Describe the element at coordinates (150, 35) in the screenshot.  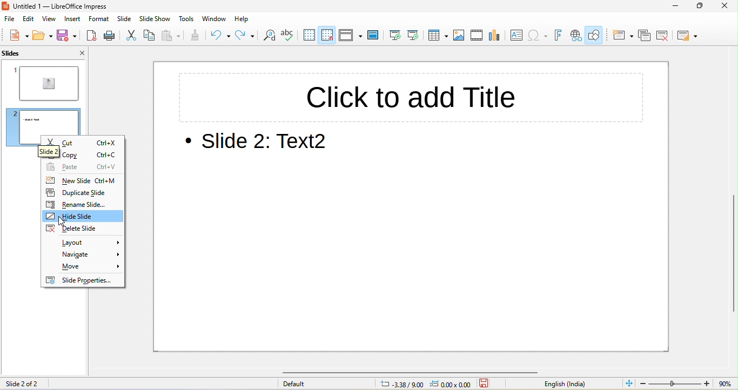
I see `copy` at that location.